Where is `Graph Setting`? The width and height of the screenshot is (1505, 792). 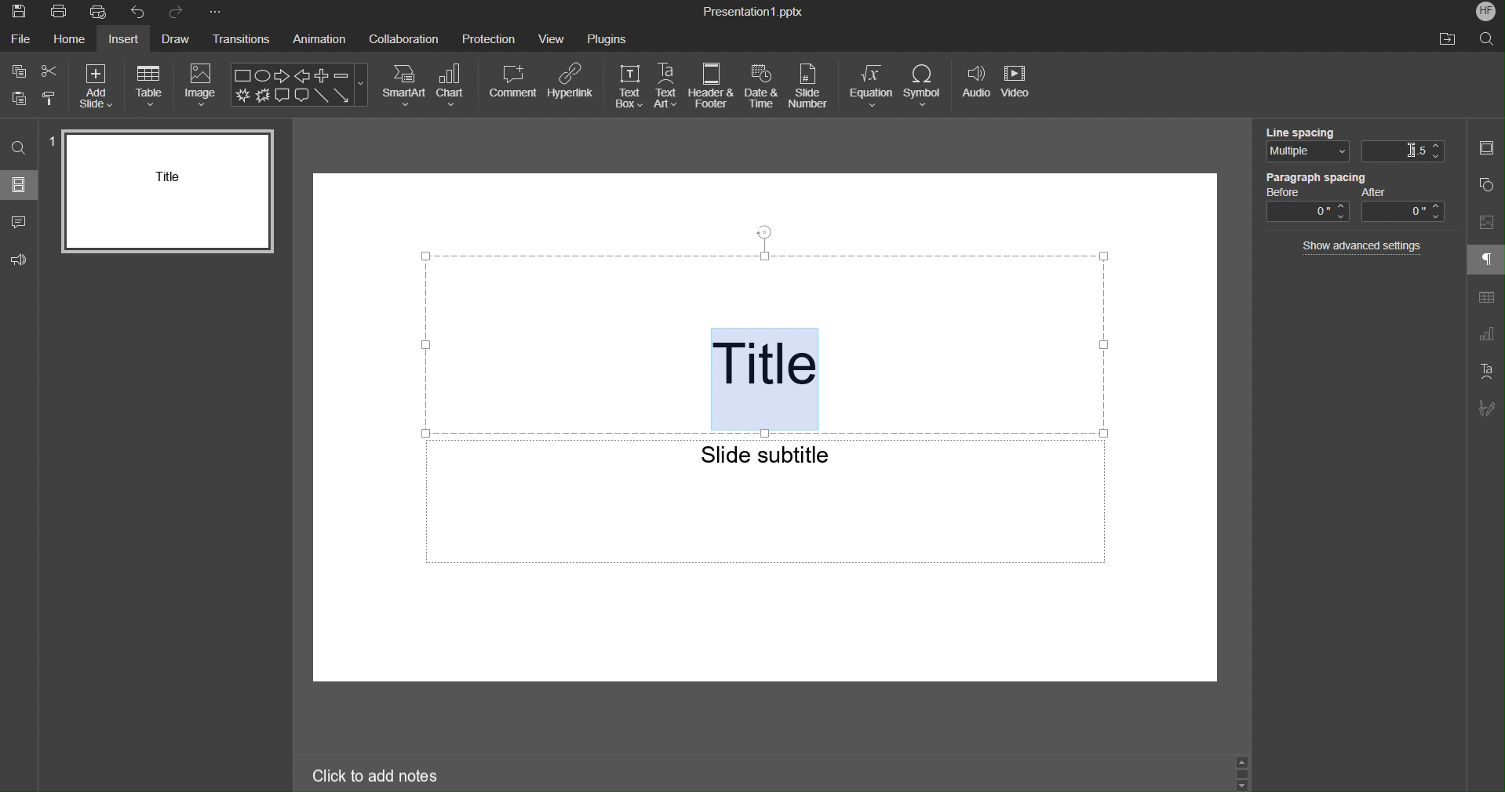
Graph Setting is located at coordinates (1486, 335).